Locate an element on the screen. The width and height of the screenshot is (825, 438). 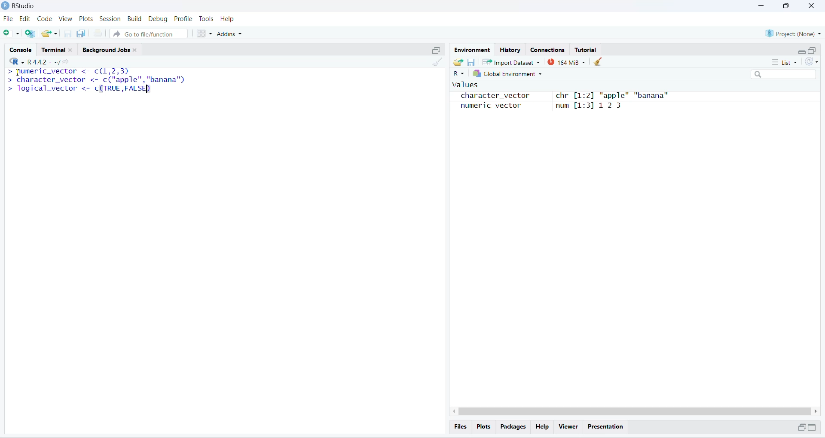
RStudio is located at coordinates (26, 5).